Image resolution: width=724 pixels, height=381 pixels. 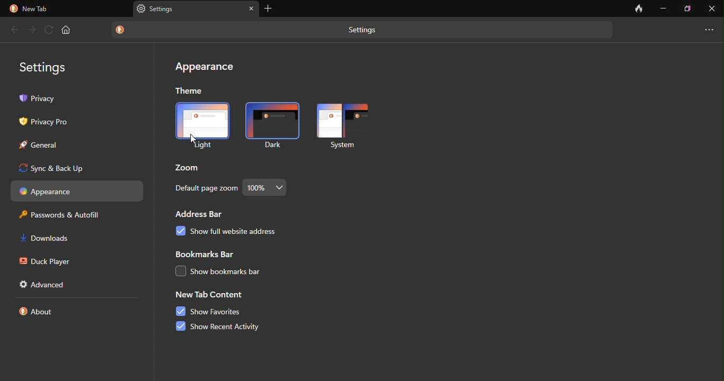 I want to click on default page zoom, so click(x=205, y=189).